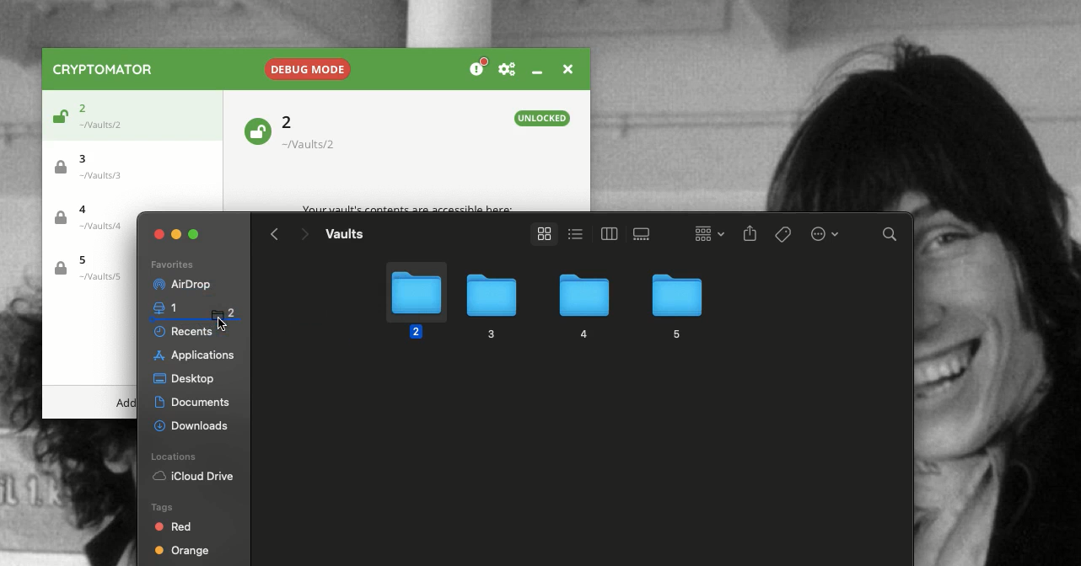 This screenshot has width=1081, height=566. I want to click on Tags, so click(160, 506).